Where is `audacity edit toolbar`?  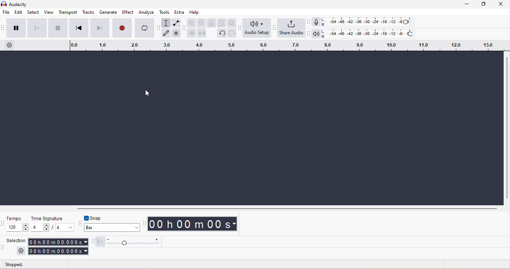
audacity edit toolbar is located at coordinates (184, 28).